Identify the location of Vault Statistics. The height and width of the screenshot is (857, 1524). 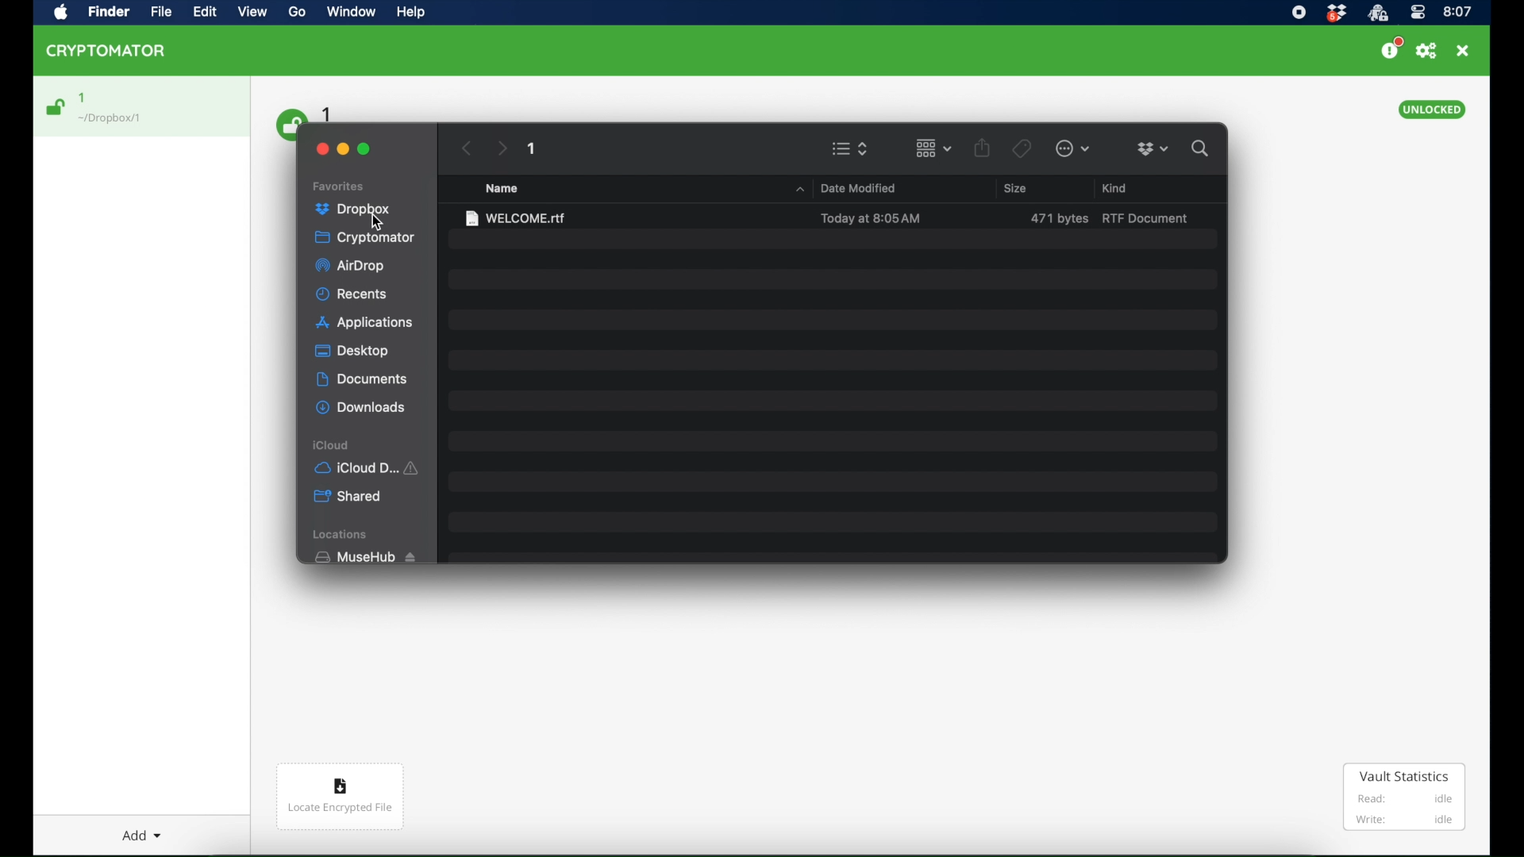
(1405, 801).